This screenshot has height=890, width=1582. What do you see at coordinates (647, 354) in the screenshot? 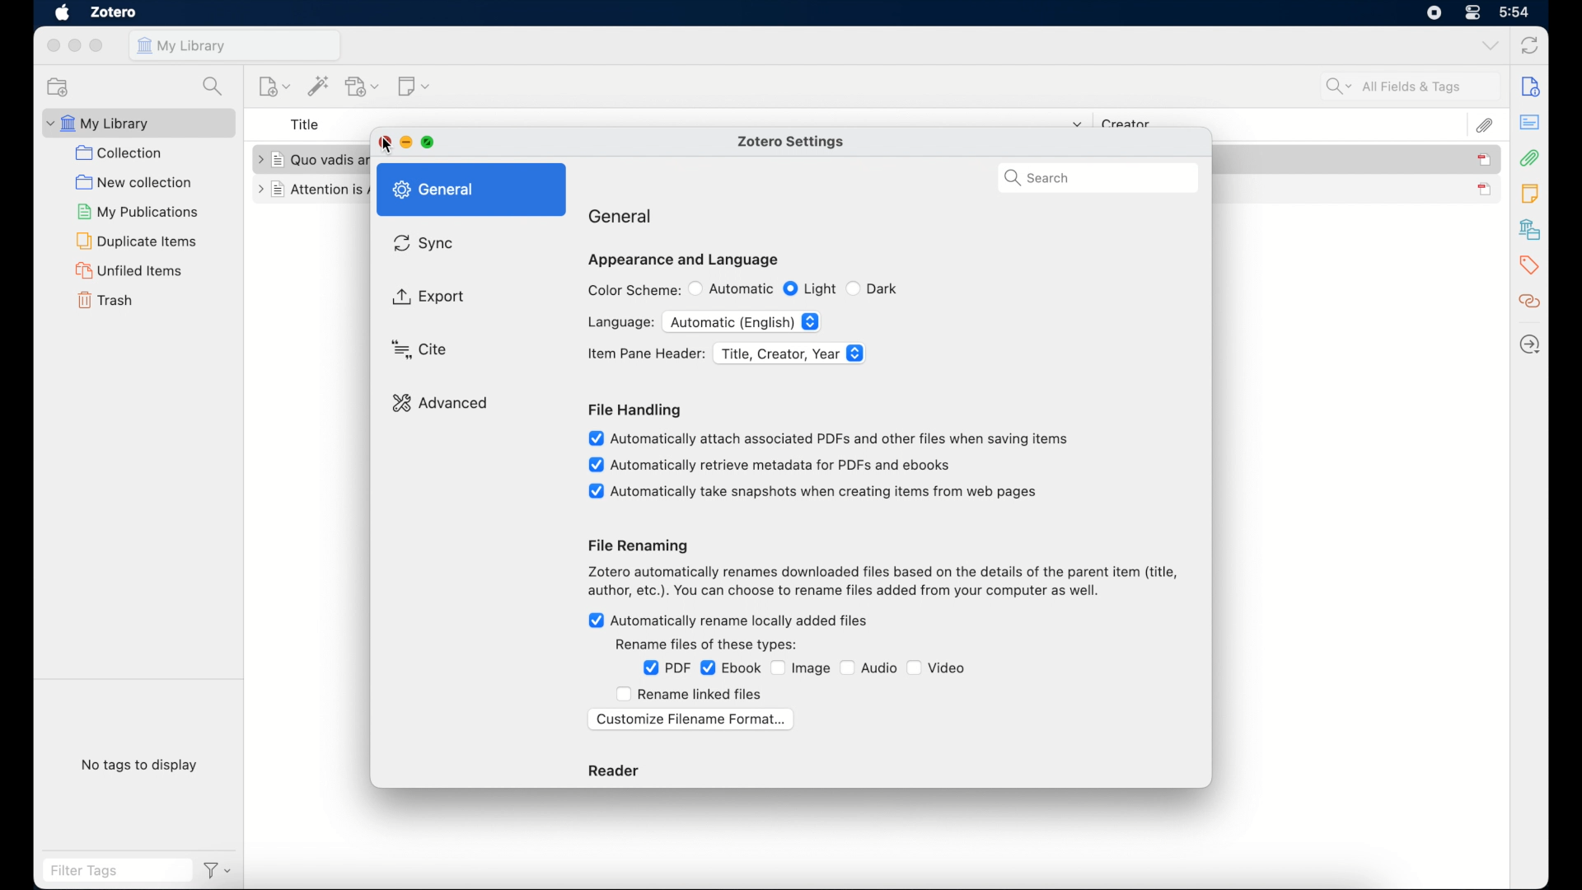
I see `item pane header` at bounding box center [647, 354].